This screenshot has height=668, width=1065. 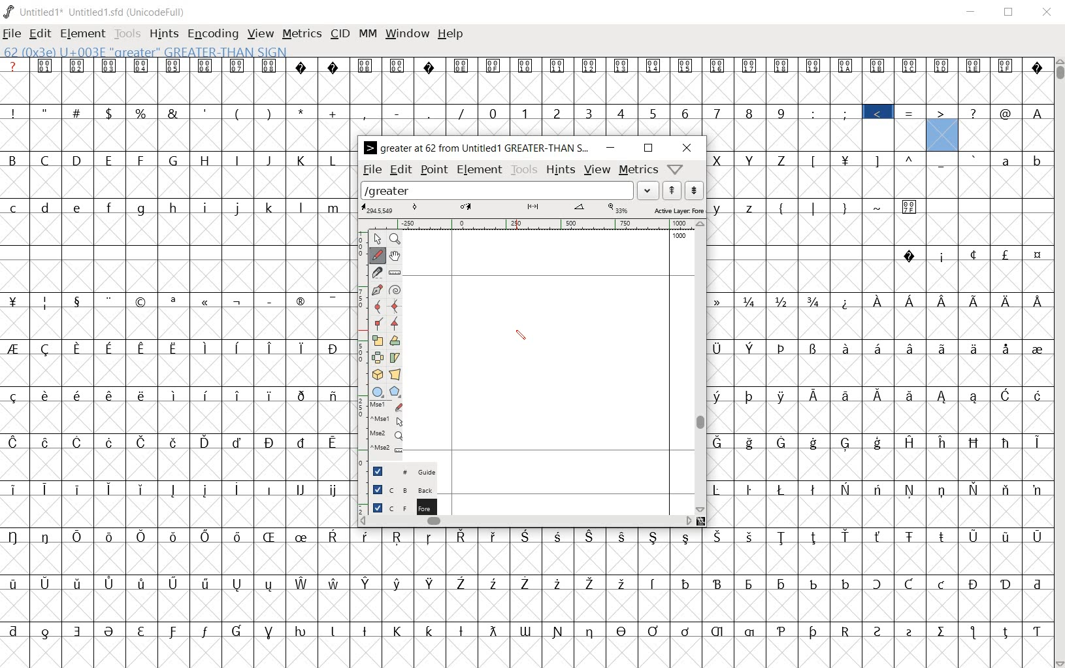 I want to click on view, so click(x=261, y=35).